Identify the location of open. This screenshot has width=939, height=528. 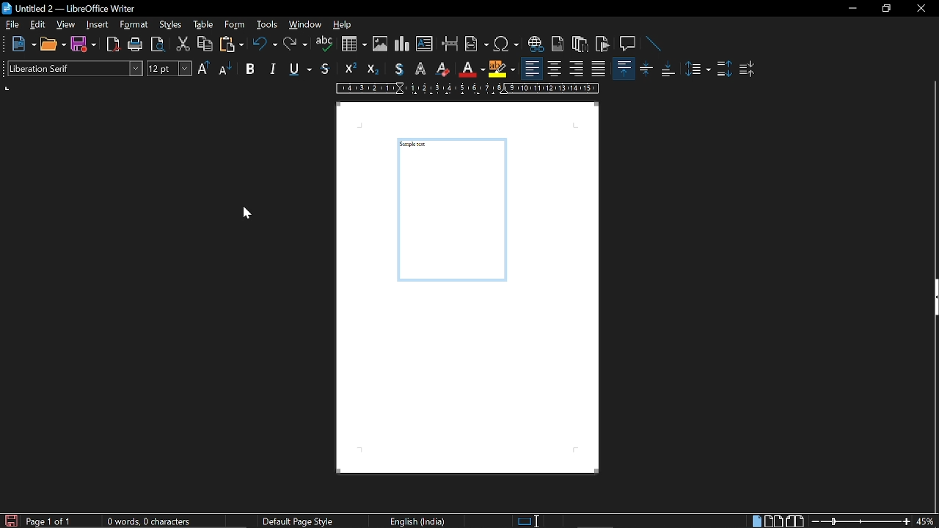
(53, 45).